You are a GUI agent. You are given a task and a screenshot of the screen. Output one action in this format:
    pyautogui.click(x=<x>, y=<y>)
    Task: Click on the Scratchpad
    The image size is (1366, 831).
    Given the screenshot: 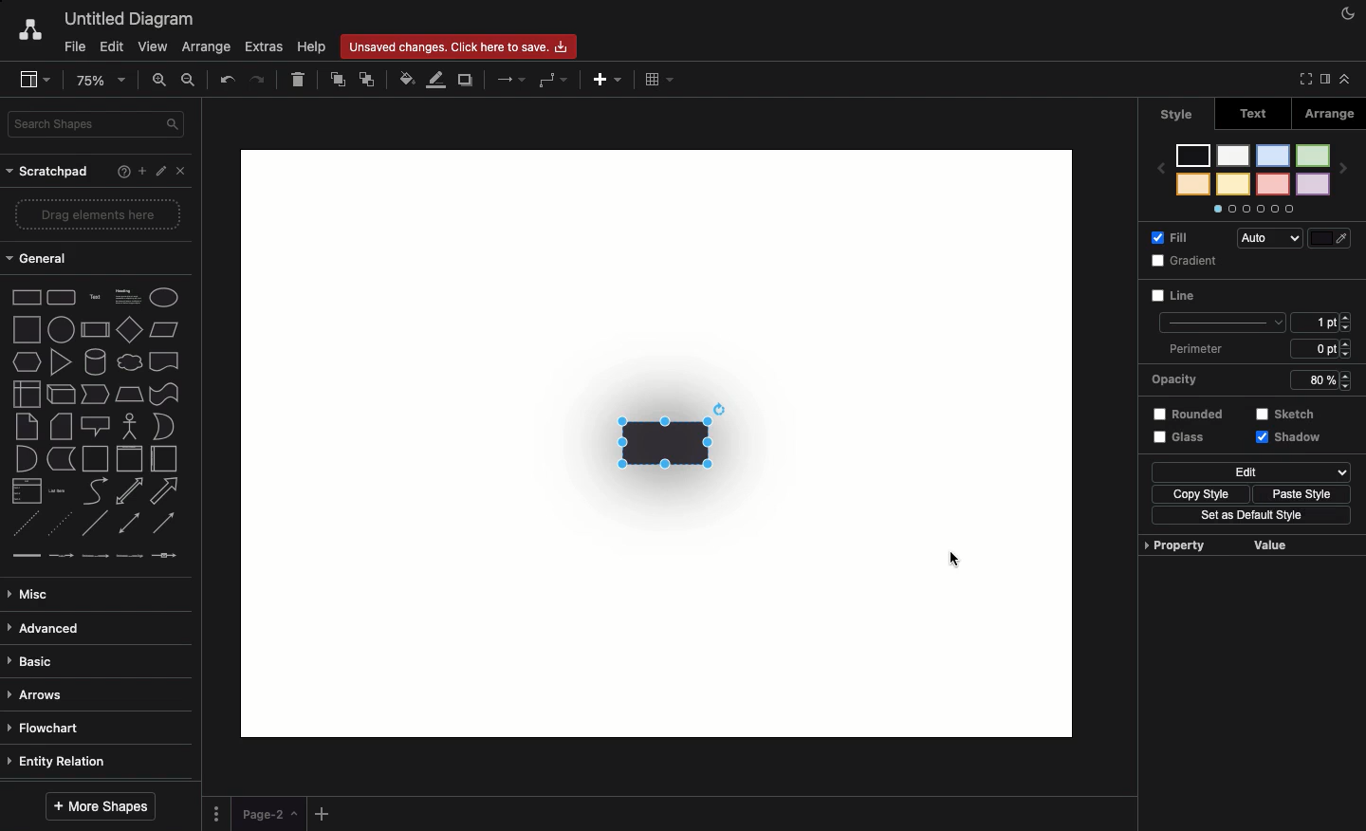 What is the action you would take?
    pyautogui.click(x=46, y=175)
    